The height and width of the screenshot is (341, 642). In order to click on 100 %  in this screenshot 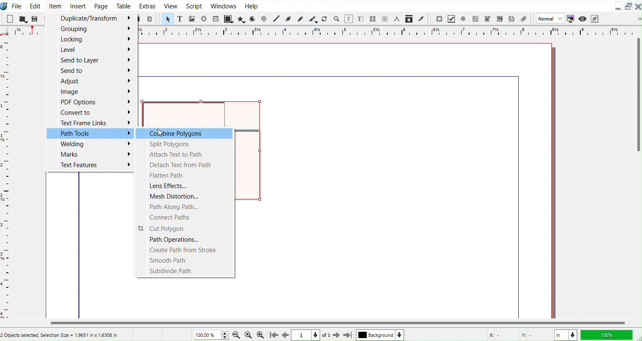, I will do `click(608, 335)`.